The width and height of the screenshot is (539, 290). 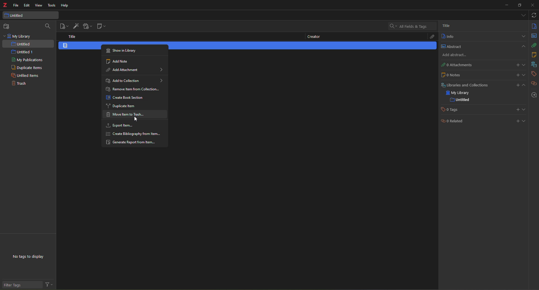 What do you see at coordinates (125, 115) in the screenshot?
I see `move item to trash` at bounding box center [125, 115].